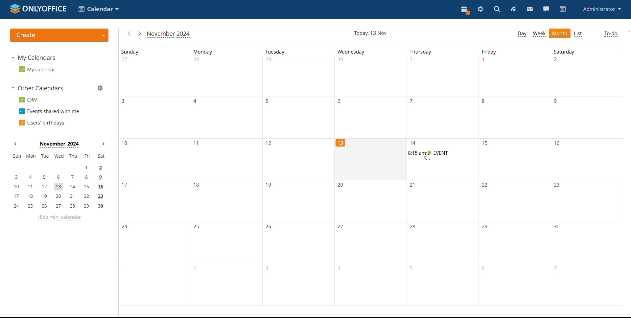  I want to click on current date , so click(370, 156).